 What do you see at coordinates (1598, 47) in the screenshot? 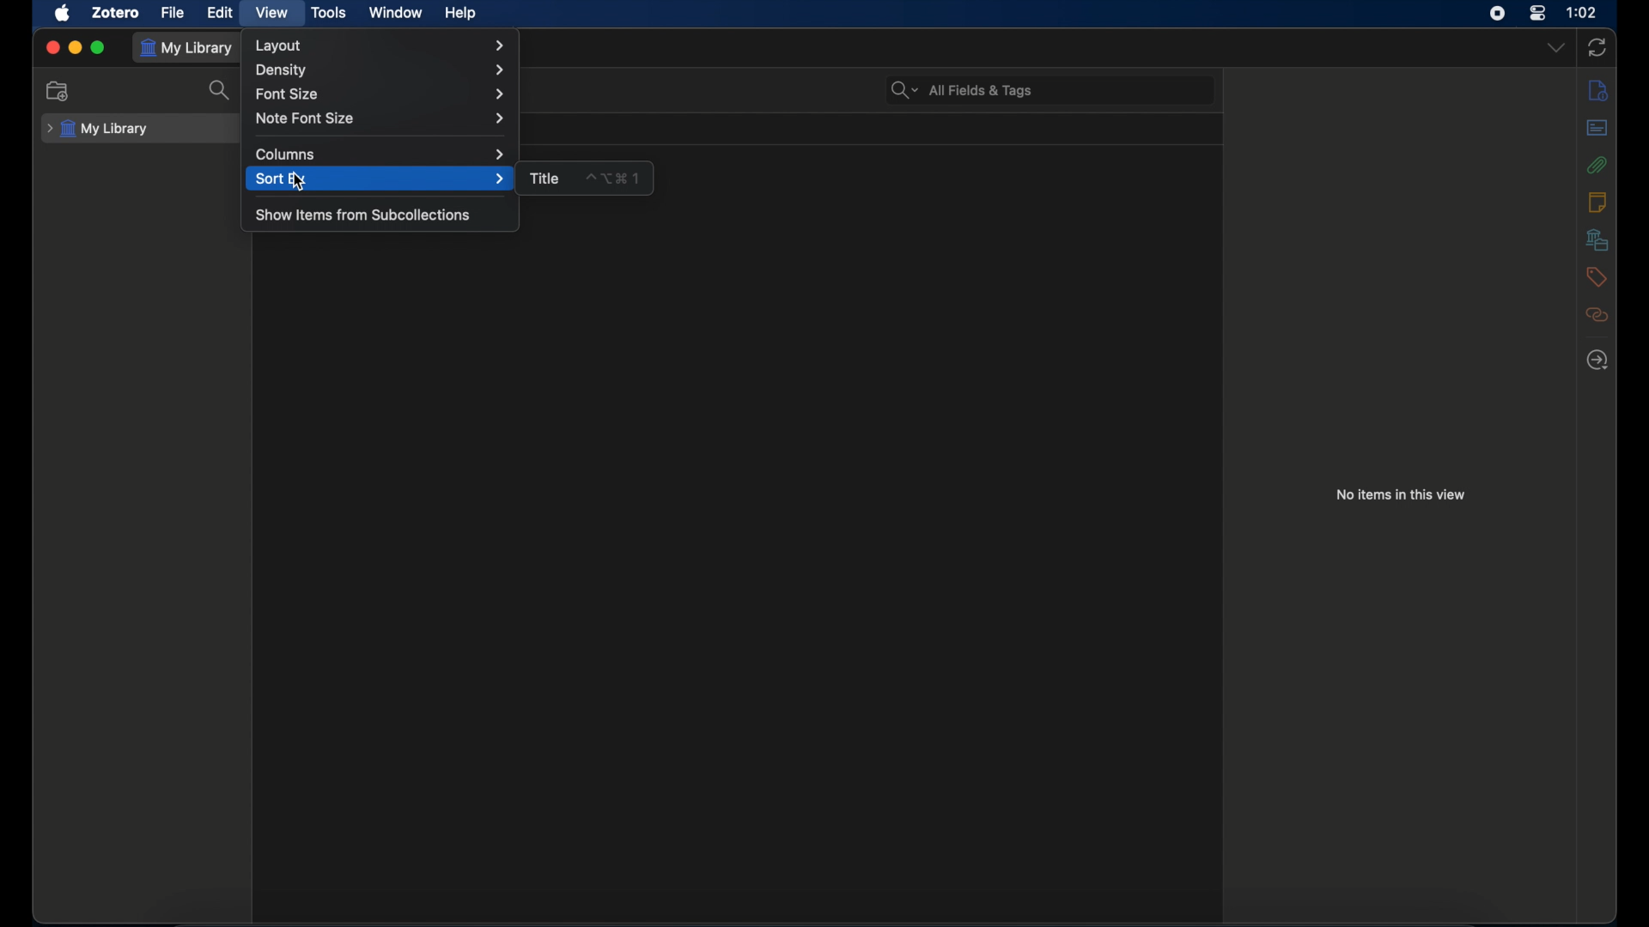
I see `sync` at bounding box center [1598, 47].